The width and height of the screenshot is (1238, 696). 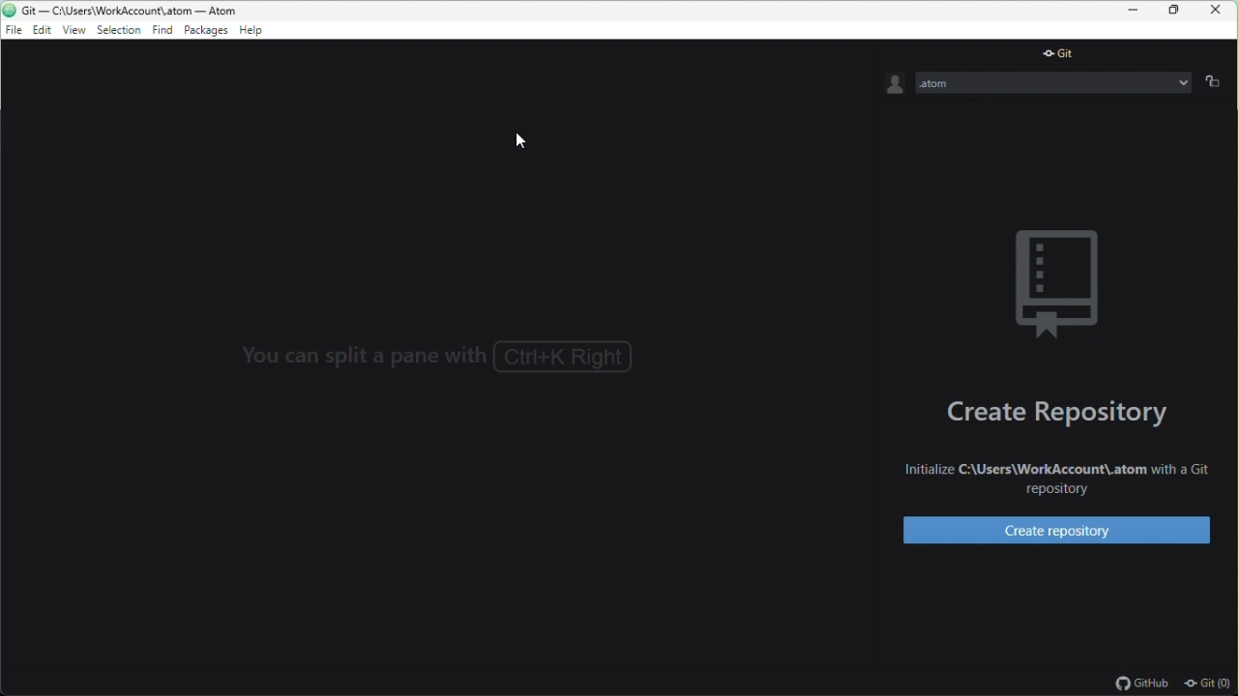 What do you see at coordinates (521, 140) in the screenshot?
I see `cursor` at bounding box center [521, 140].